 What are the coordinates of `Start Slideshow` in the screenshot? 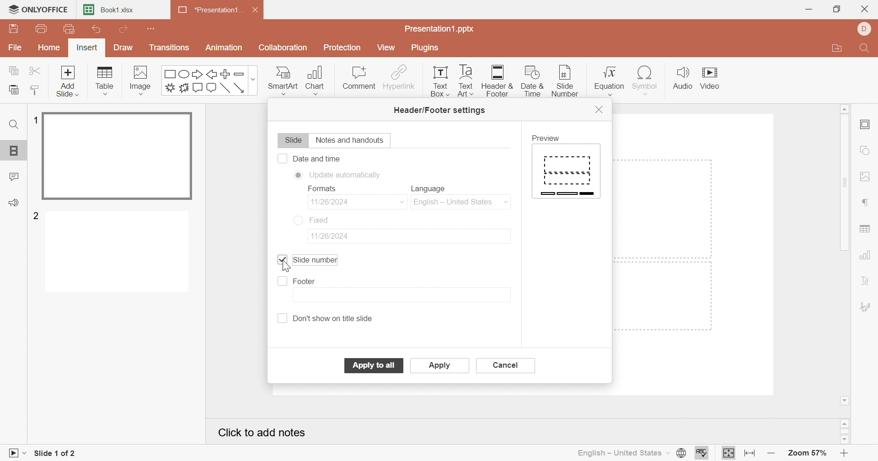 It's located at (16, 452).